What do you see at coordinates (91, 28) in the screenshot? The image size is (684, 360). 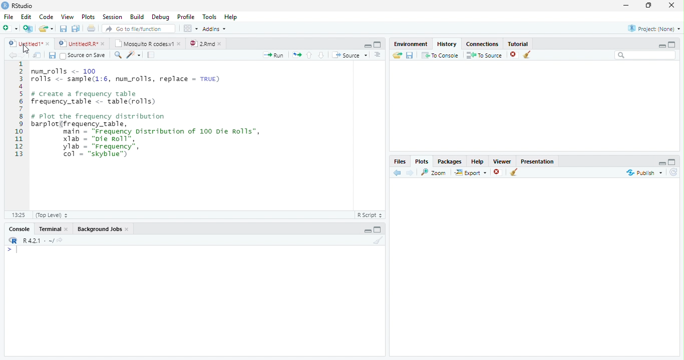 I see `Print` at bounding box center [91, 28].